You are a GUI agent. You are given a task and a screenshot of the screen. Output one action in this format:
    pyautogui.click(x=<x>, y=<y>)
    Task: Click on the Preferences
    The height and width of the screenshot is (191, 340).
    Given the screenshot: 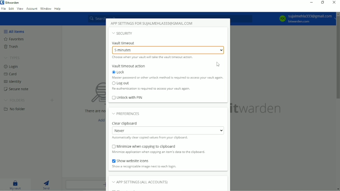 What is the action you would take?
    pyautogui.click(x=128, y=114)
    